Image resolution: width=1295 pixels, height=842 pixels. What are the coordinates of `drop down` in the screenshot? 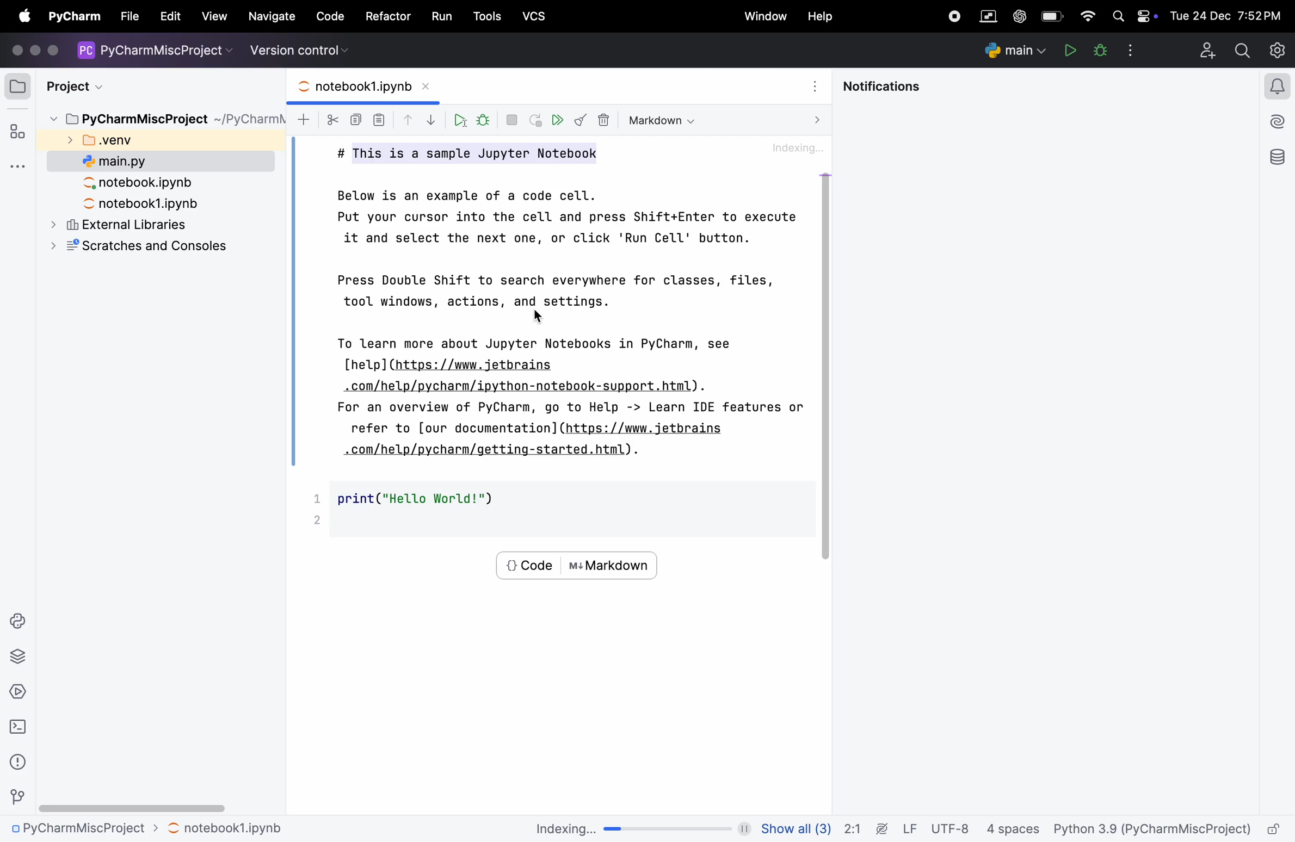 It's located at (430, 123).